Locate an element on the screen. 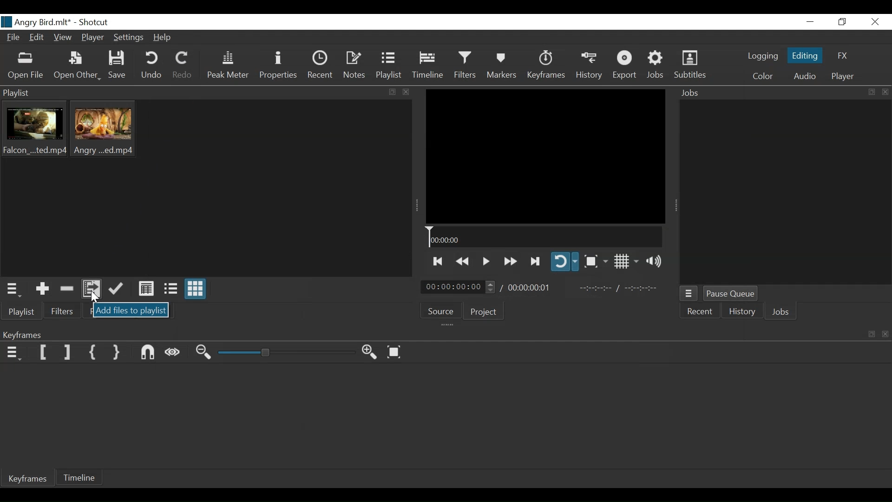  Close is located at coordinates (876, 22).